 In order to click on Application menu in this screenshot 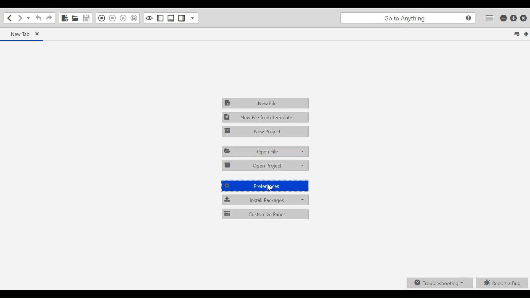, I will do `click(489, 18)`.